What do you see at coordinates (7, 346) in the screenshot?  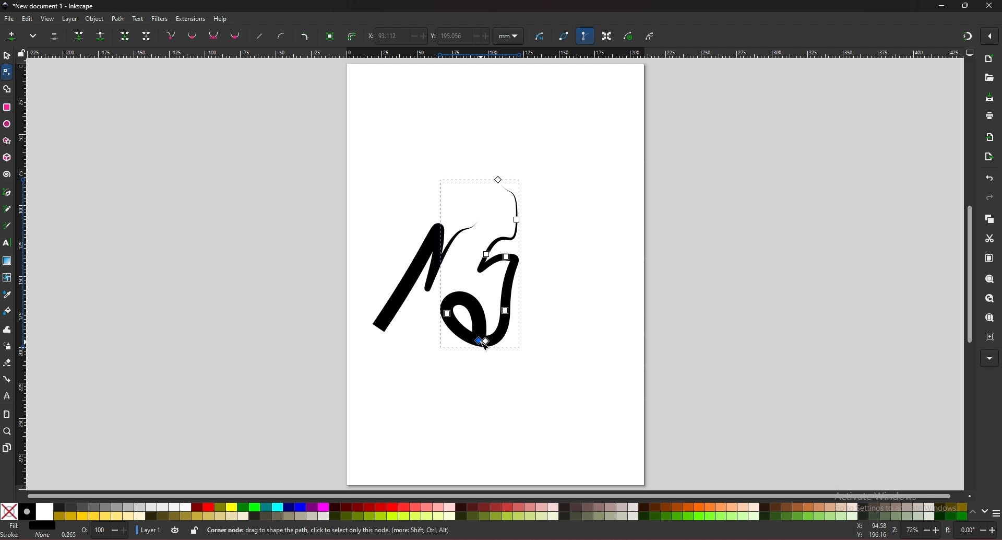 I see `spray` at bounding box center [7, 346].